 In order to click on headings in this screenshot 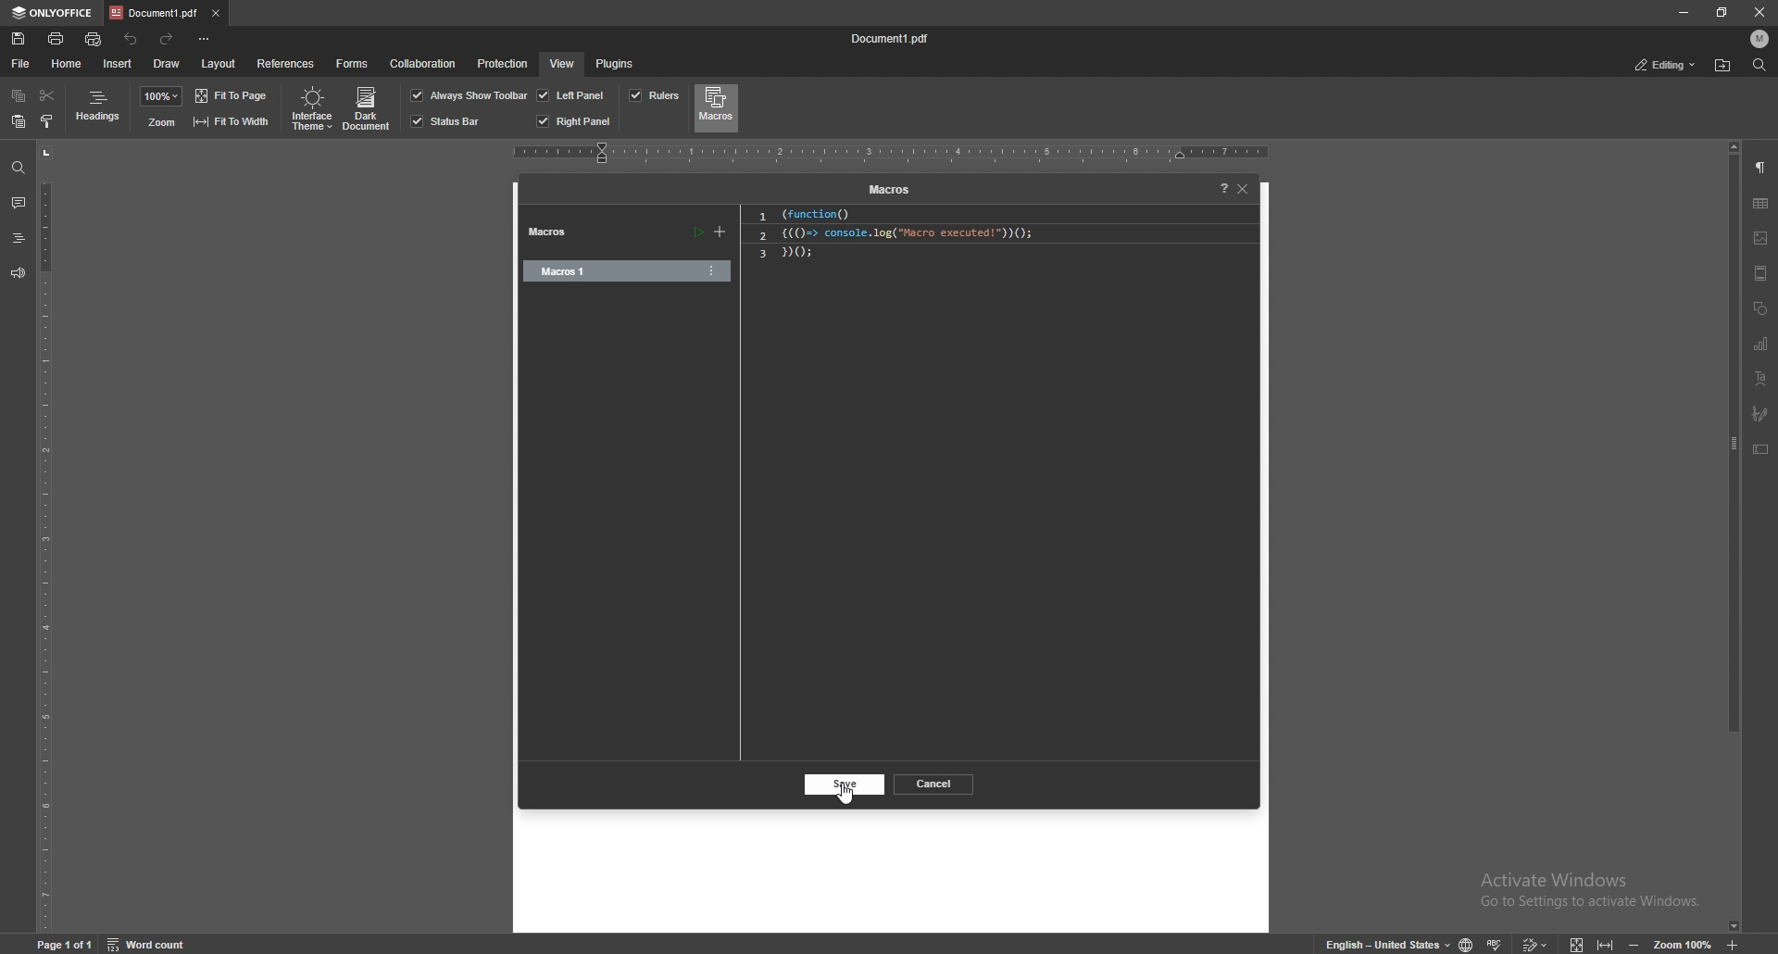, I will do `click(18, 237)`.